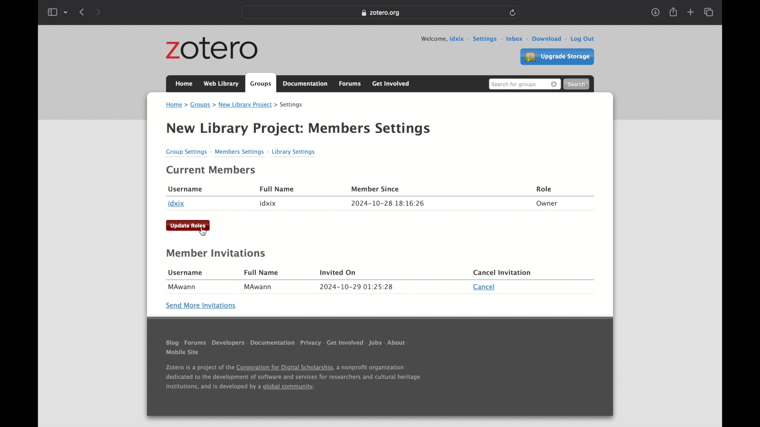 The height and width of the screenshot is (427, 760). Describe the element at coordinates (83, 12) in the screenshot. I see `show previous page` at that location.